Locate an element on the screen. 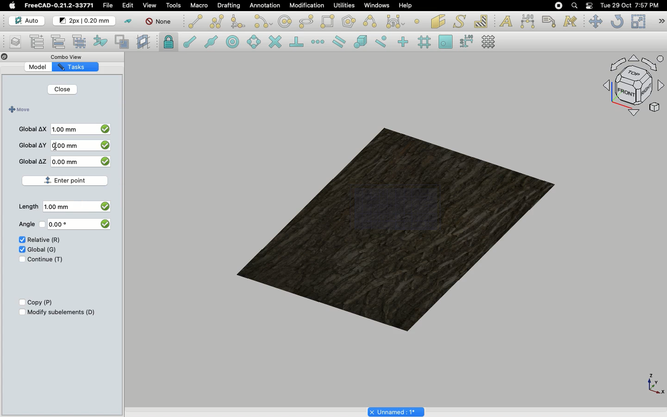 The image size is (667, 417). 0.00 is located at coordinates (65, 224).